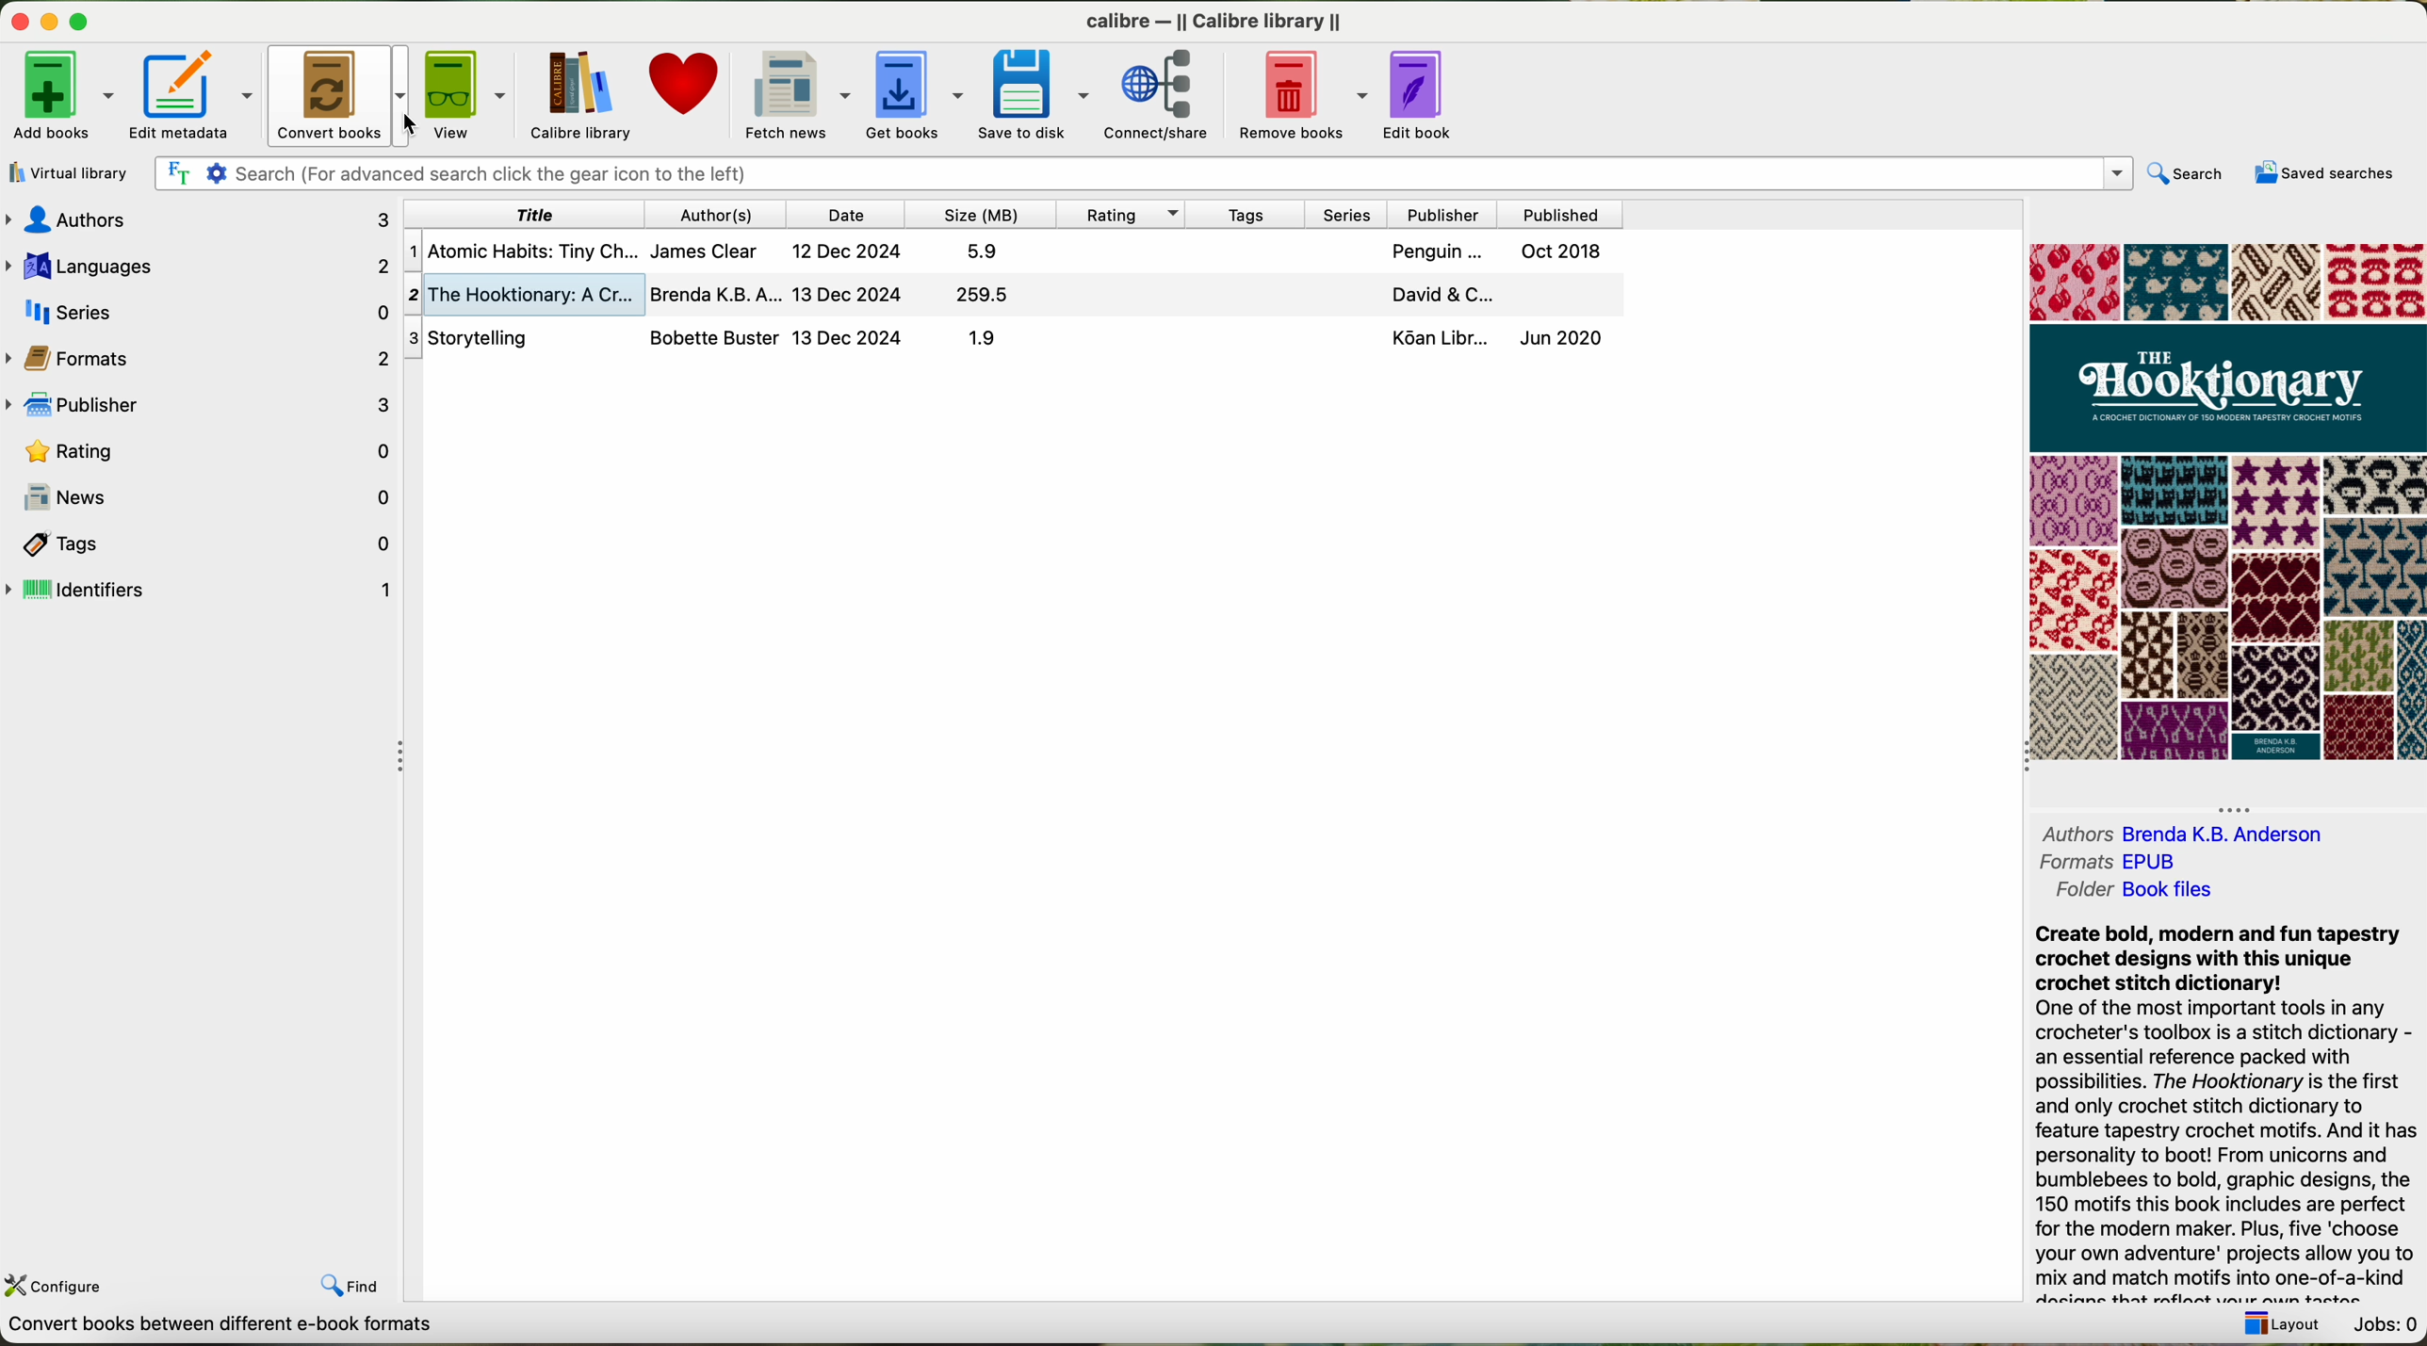 The image size is (2427, 1346). I want to click on edit book, so click(1423, 95).